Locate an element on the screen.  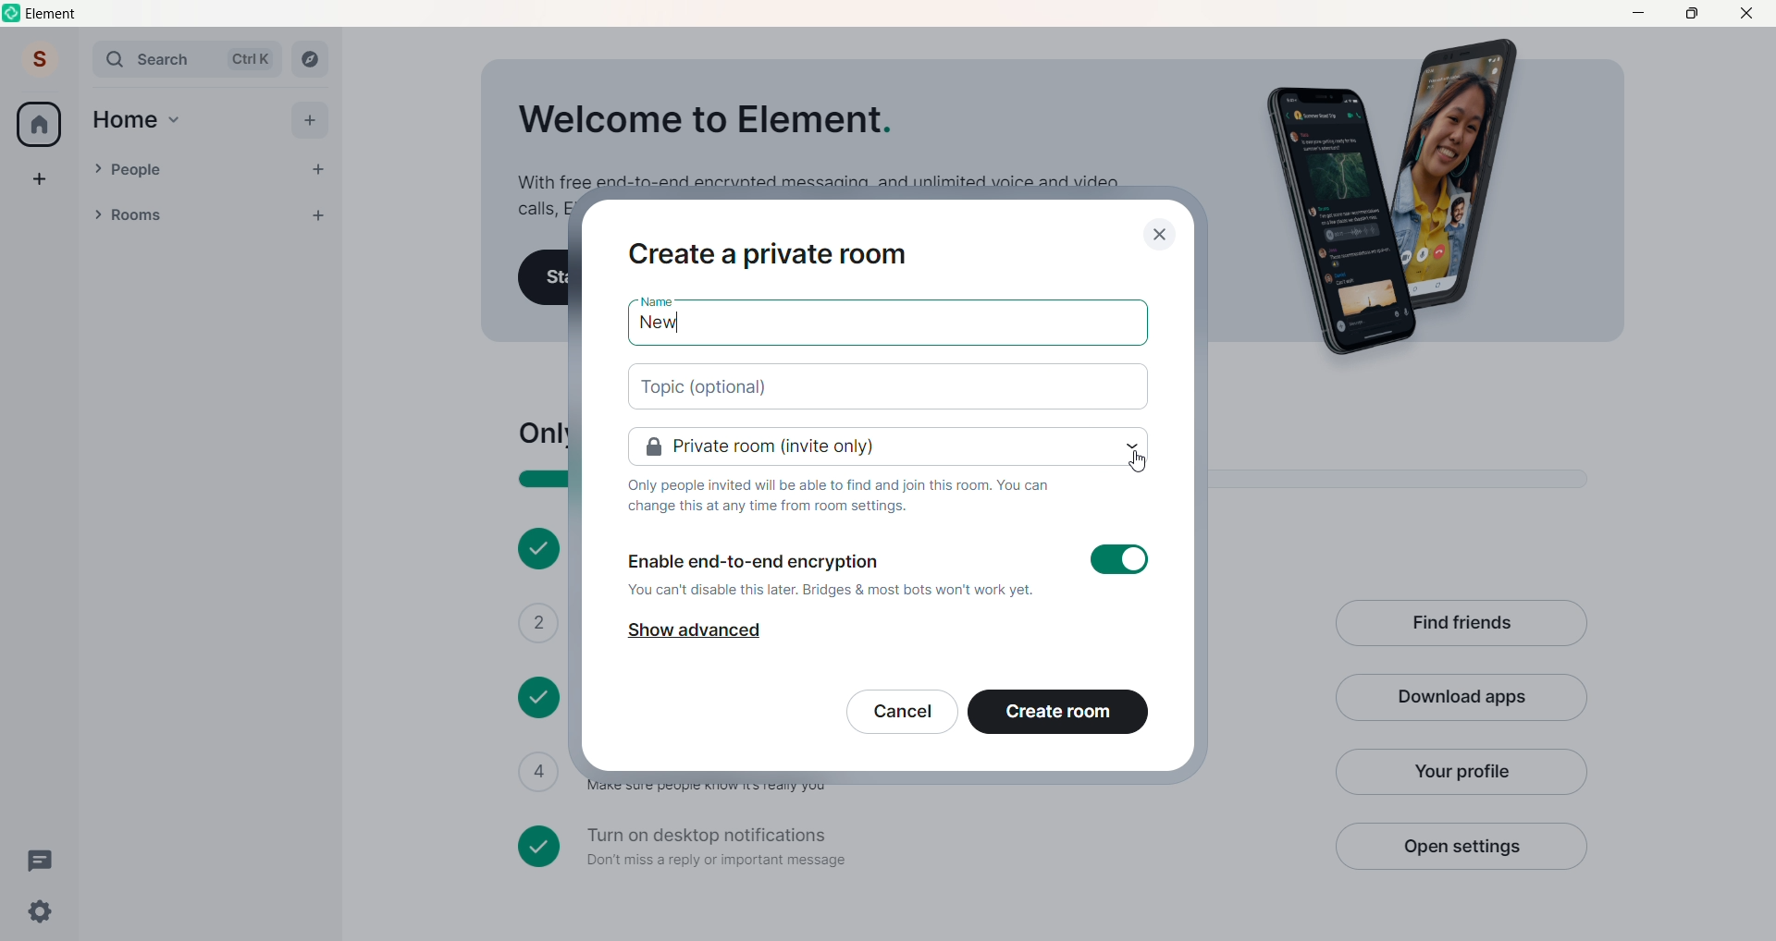
Open Settings is located at coordinates (1460, 846).